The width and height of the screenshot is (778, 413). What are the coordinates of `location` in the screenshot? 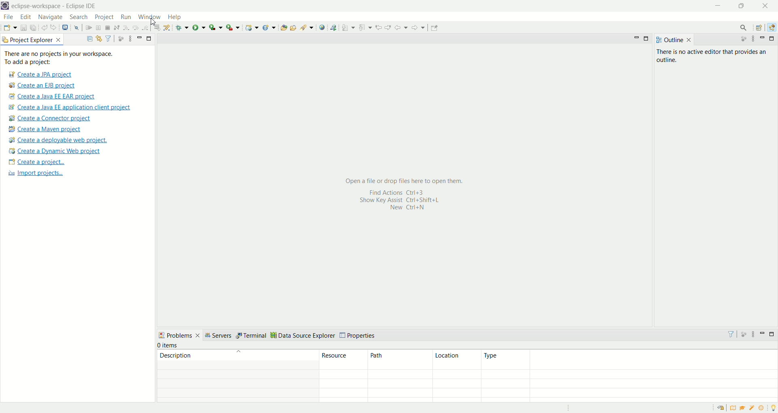 It's located at (456, 360).